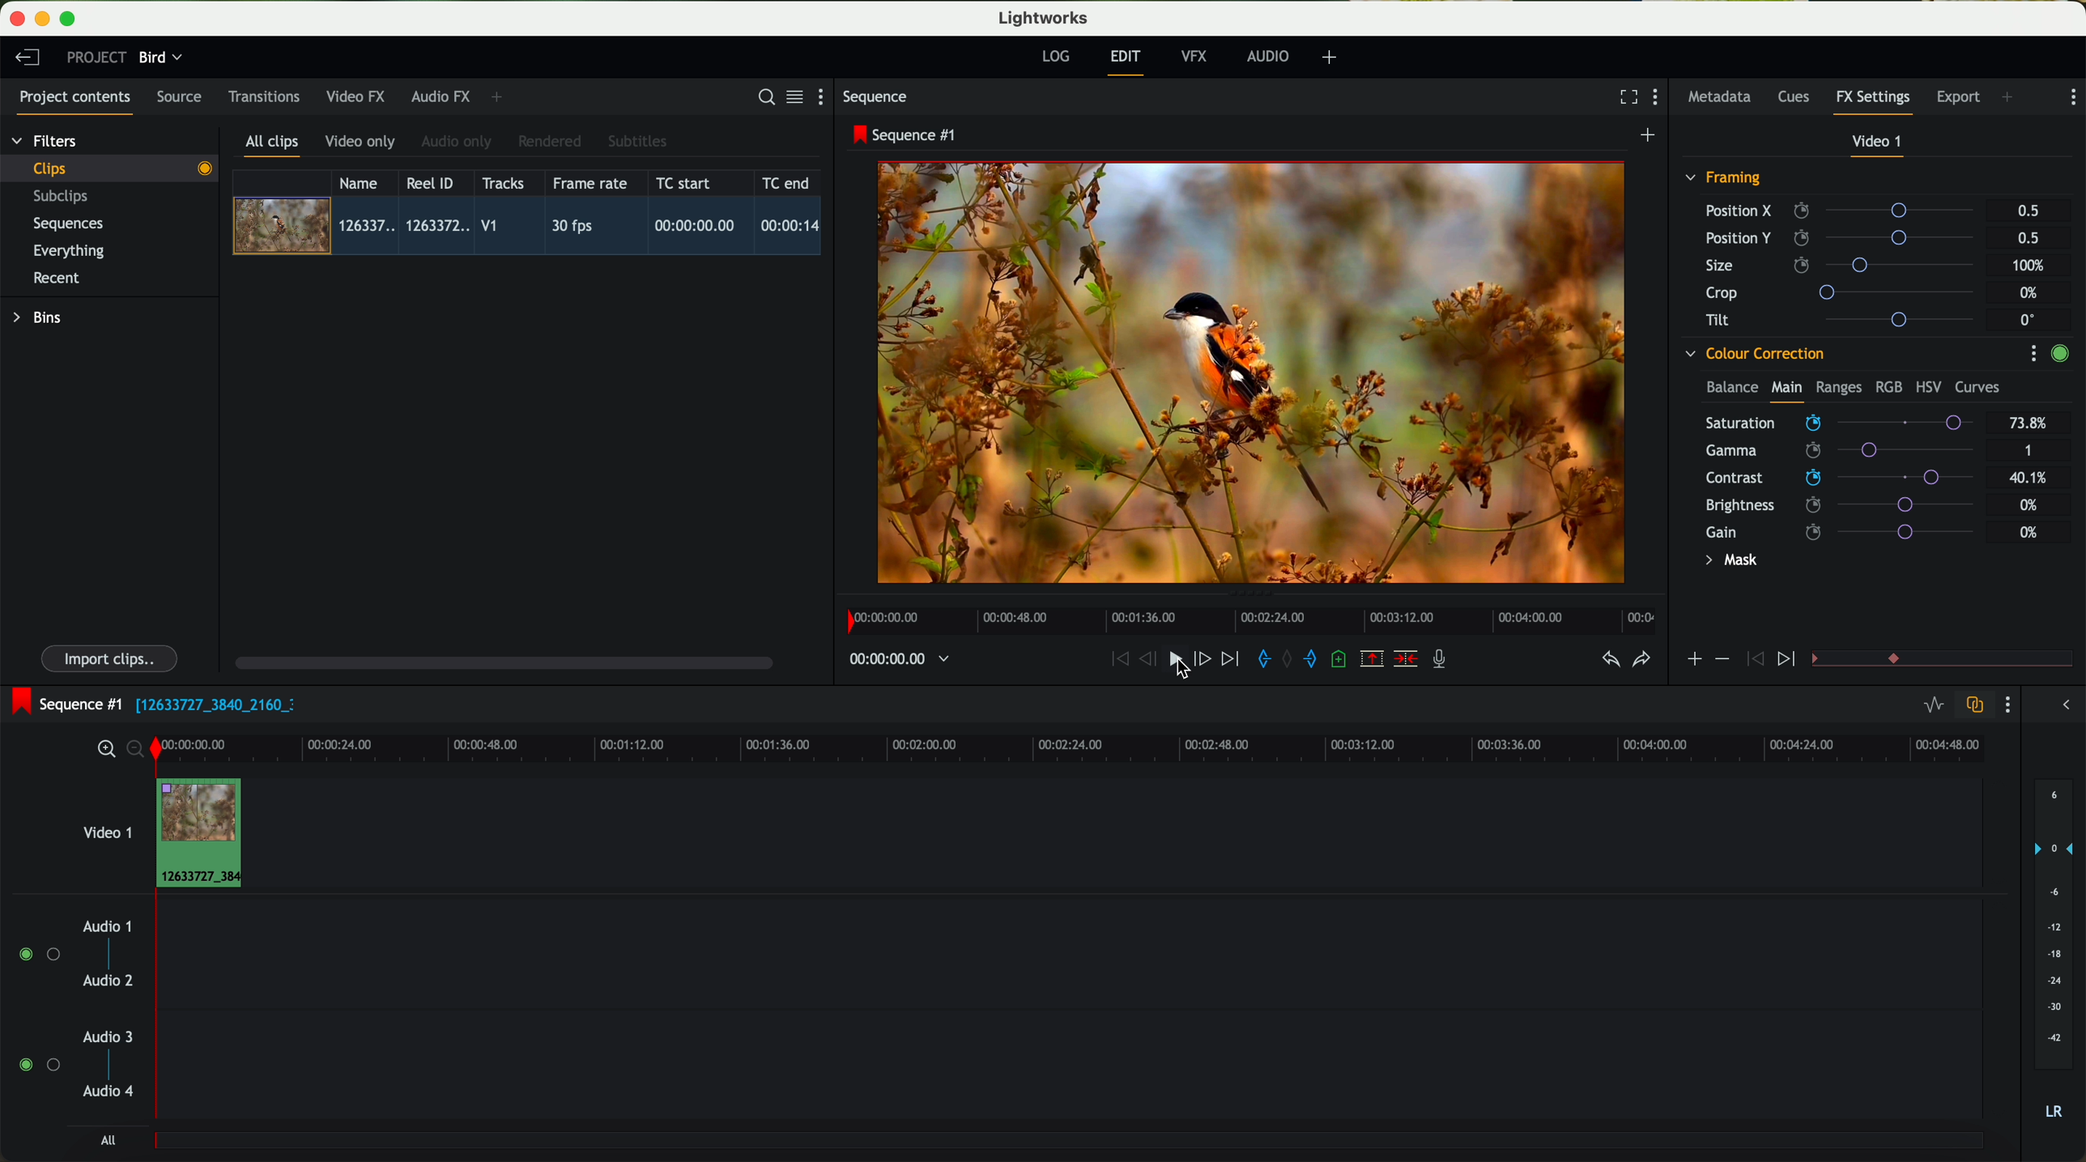 Image resolution: width=2086 pixels, height=1162 pixels. I want to click on add, remove and create layouts, so click(1332, 57).